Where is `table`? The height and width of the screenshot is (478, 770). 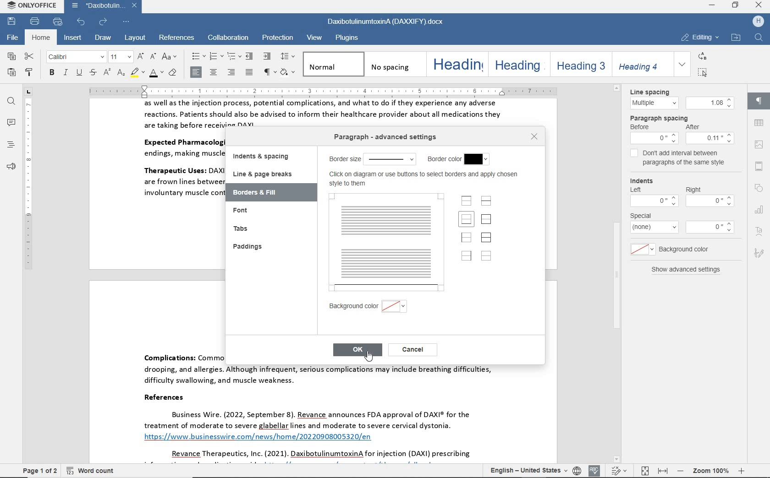
table is located at coordinates (758, 123).